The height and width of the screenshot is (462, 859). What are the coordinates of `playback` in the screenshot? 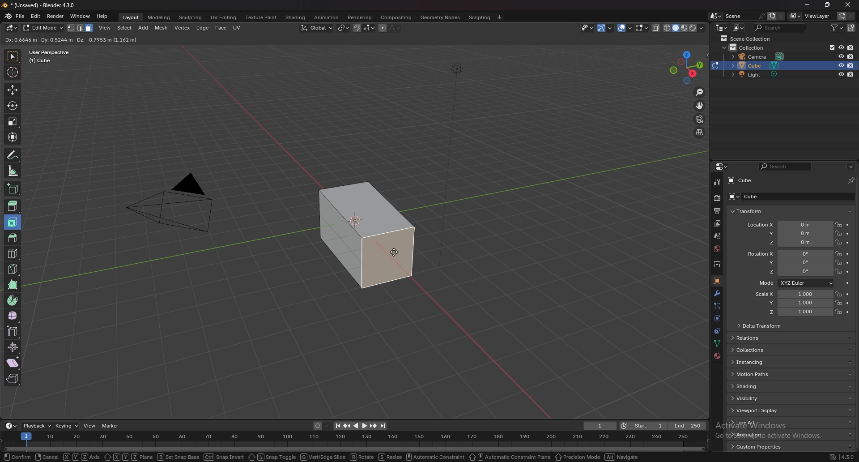 It's located at (38, 426).